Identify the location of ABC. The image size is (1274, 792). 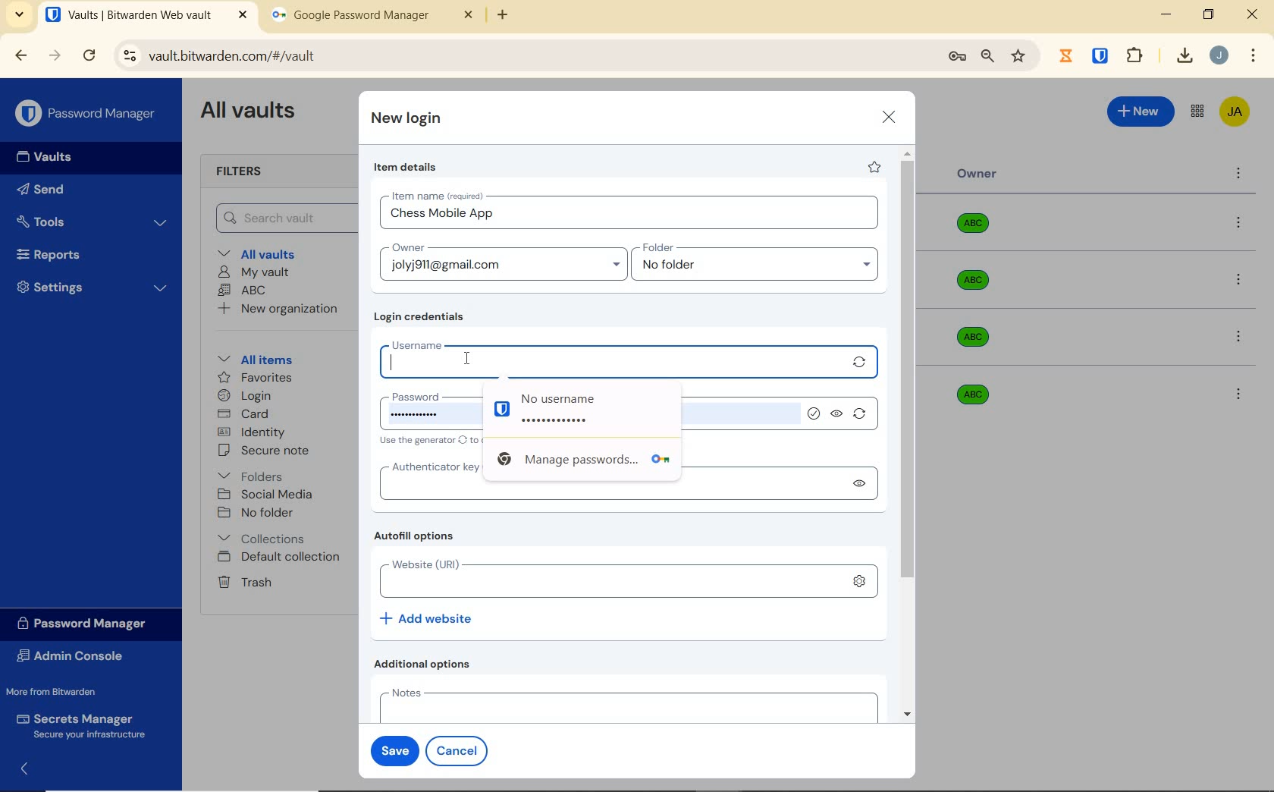
(242, 290).